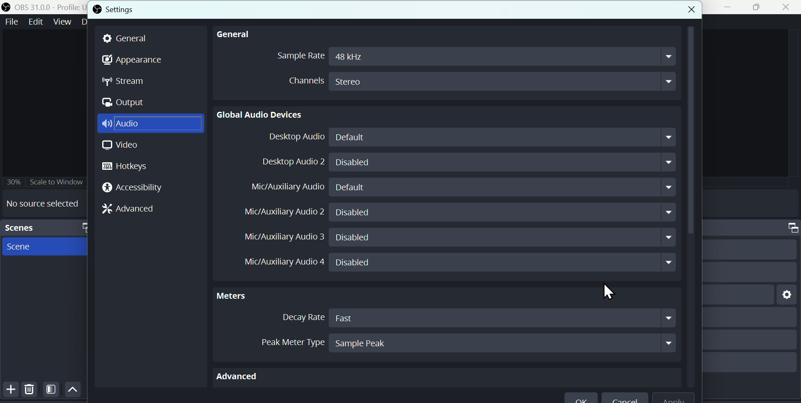 The width and height of the screenshot is (801, 403). I want to click on Mic/Auxiliray Audio, so click(287, 186).